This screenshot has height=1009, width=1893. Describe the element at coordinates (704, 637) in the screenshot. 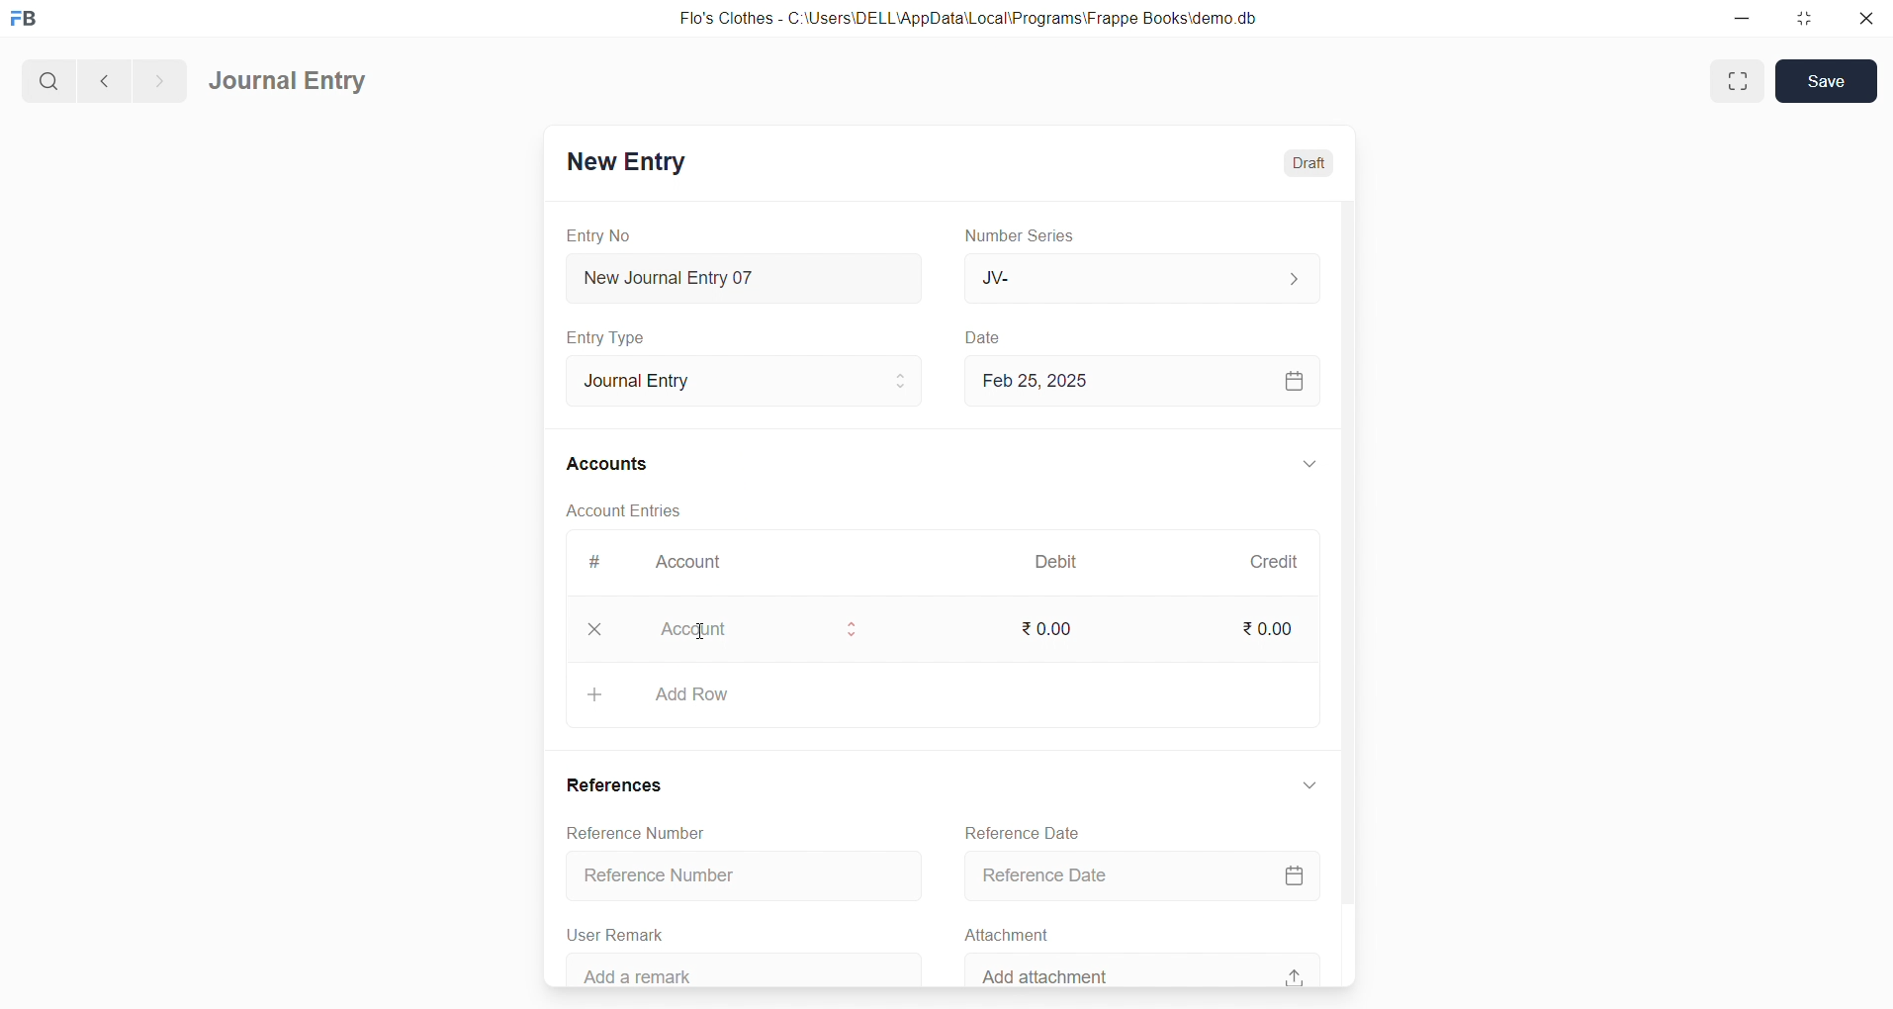

I see `cursor` at that location.